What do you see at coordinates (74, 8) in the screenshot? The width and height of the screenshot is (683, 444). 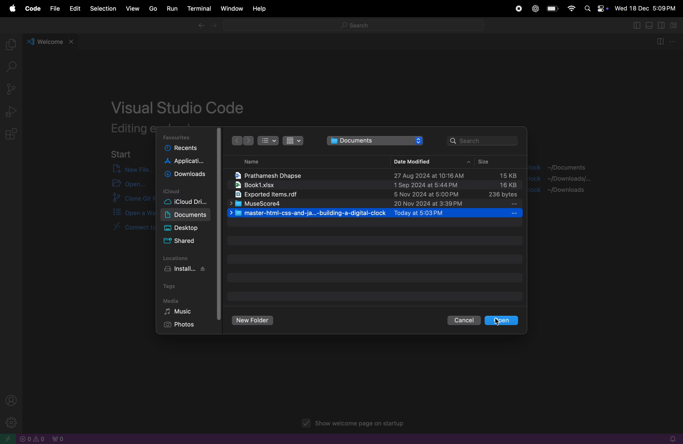 I see `edit` at bounding box center [74, 8].